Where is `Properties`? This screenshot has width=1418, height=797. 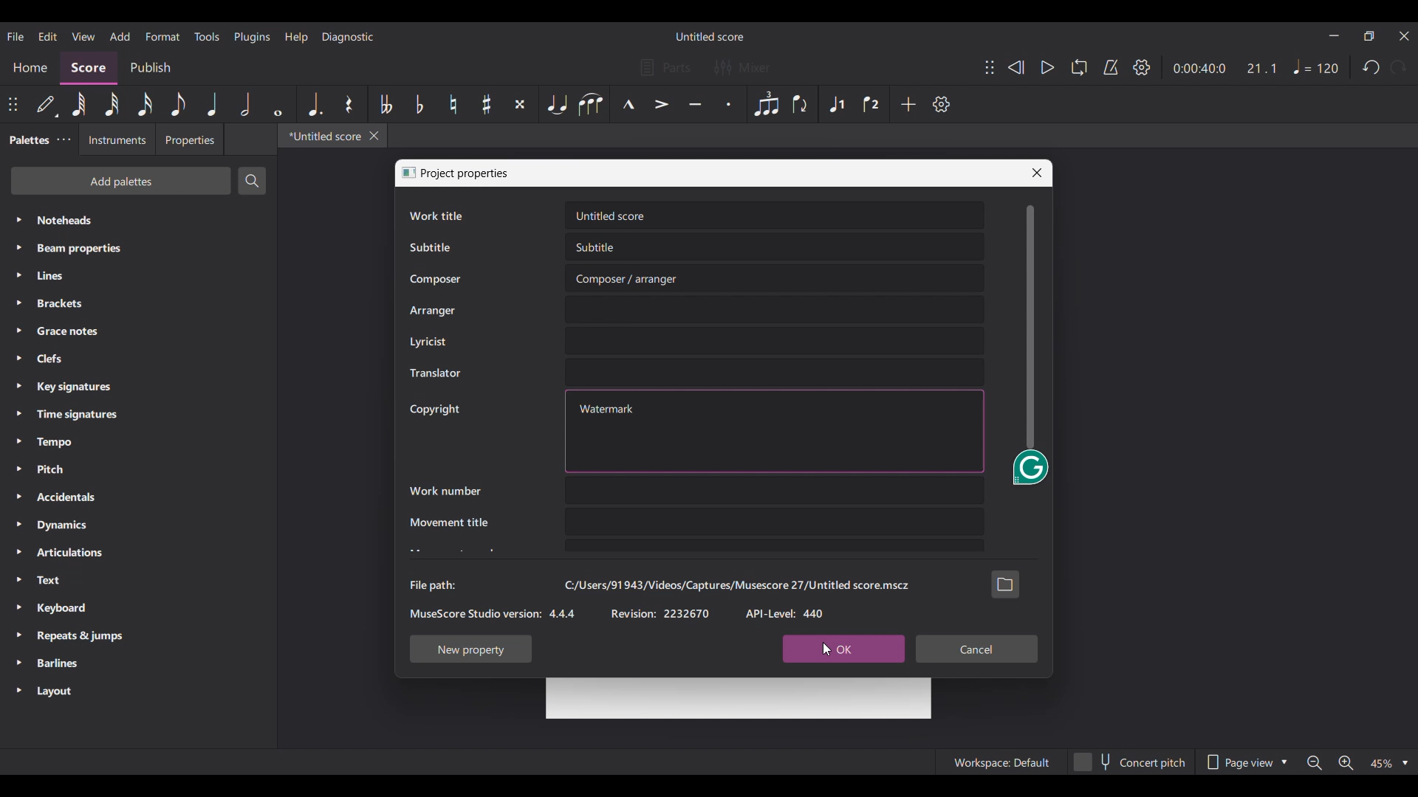 Properties is located at coordinates (189, 139).